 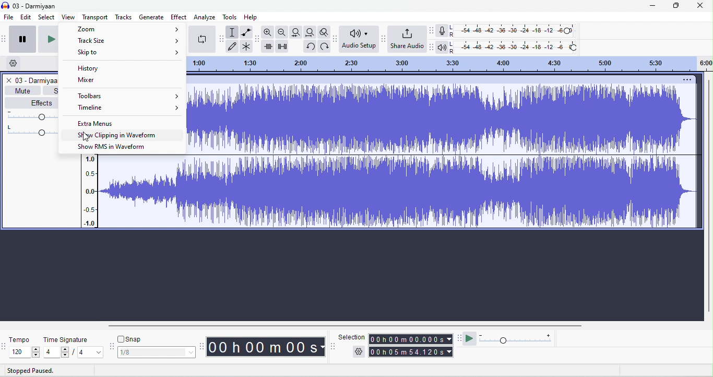 I want to click on L, so click(x=453, y=44).